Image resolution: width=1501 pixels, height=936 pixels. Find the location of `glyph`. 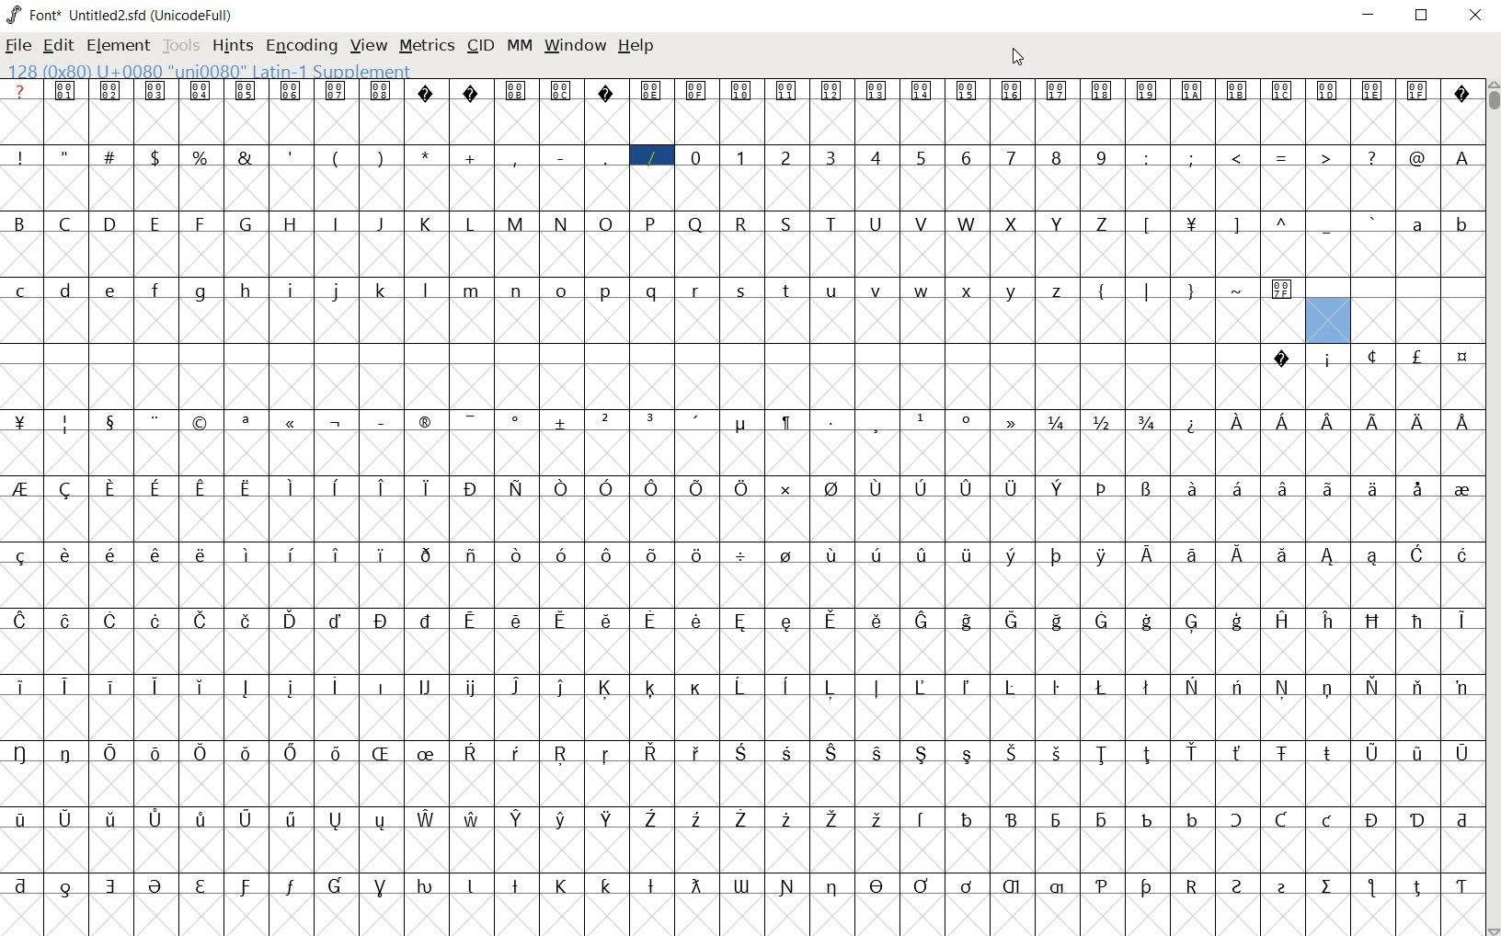

glyph is located at coordinates (1147, 887).